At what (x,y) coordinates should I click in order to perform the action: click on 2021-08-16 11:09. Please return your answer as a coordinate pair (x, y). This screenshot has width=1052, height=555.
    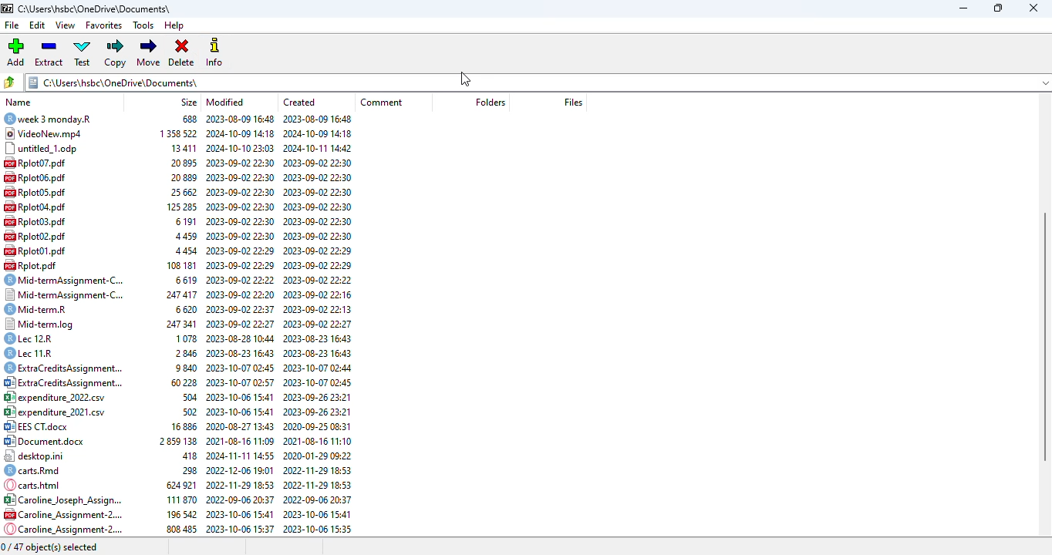
    Looking at the image, I should click on (241, 442).